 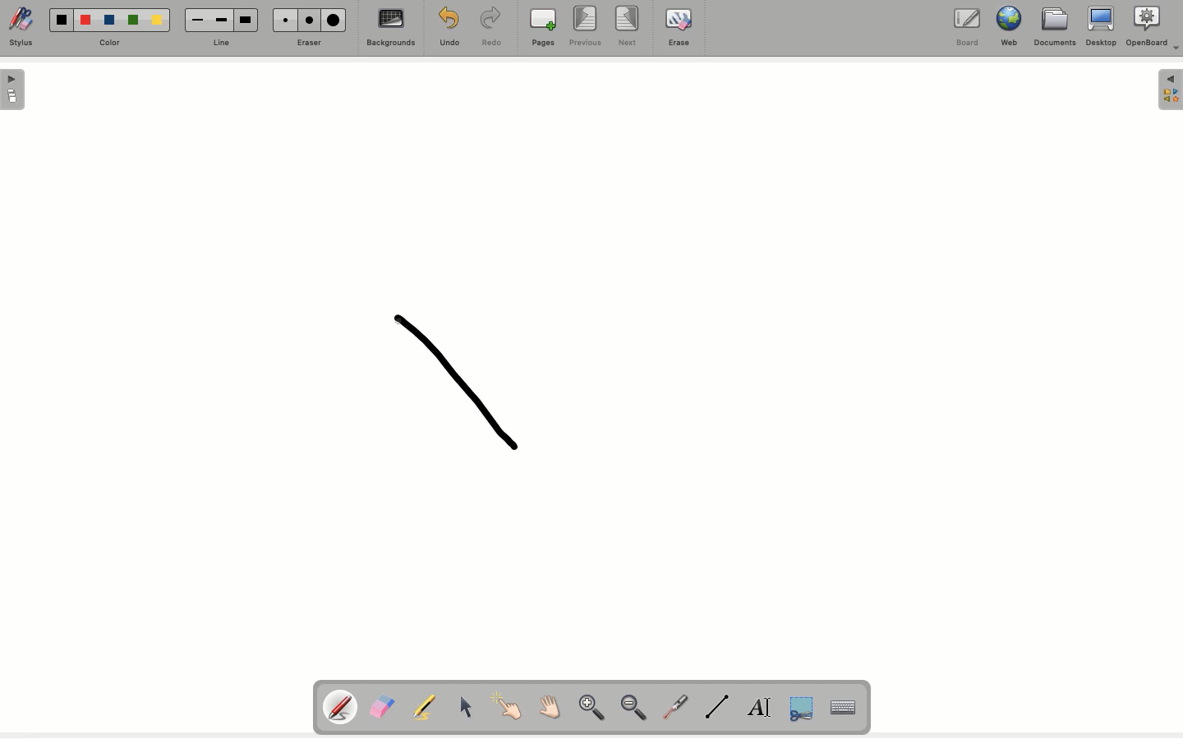 I want to click on Menu, so click(x=1170, y=91).